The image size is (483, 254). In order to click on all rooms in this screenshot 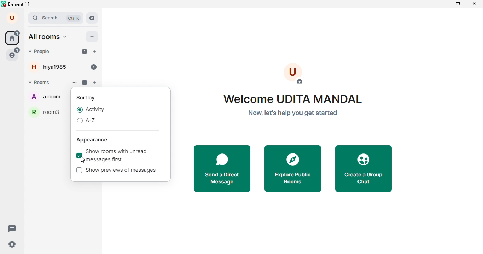, I will do `click(50, 37)`.